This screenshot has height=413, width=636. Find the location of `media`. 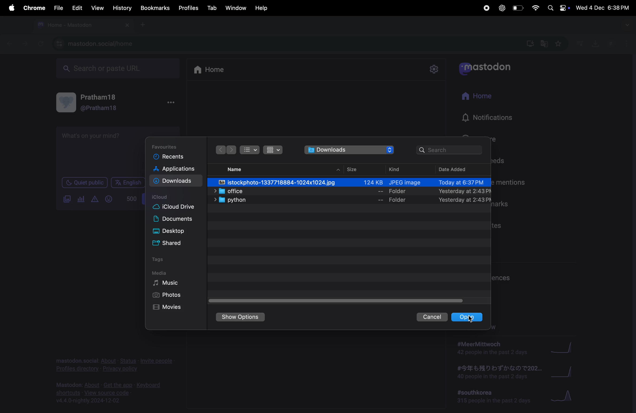

media is located at coordinates (162, 273).